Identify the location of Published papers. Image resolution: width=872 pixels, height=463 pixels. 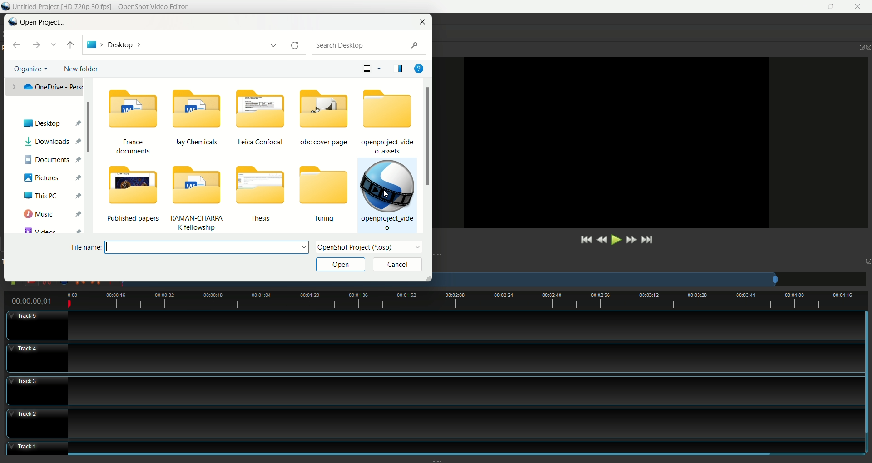
(134, 197).